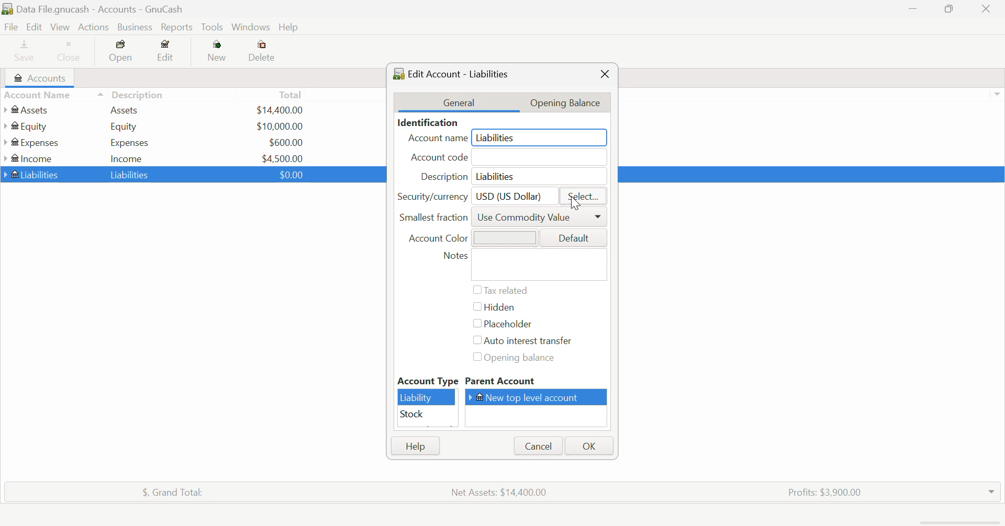  I want to click on Income Account, so click(31, 158).